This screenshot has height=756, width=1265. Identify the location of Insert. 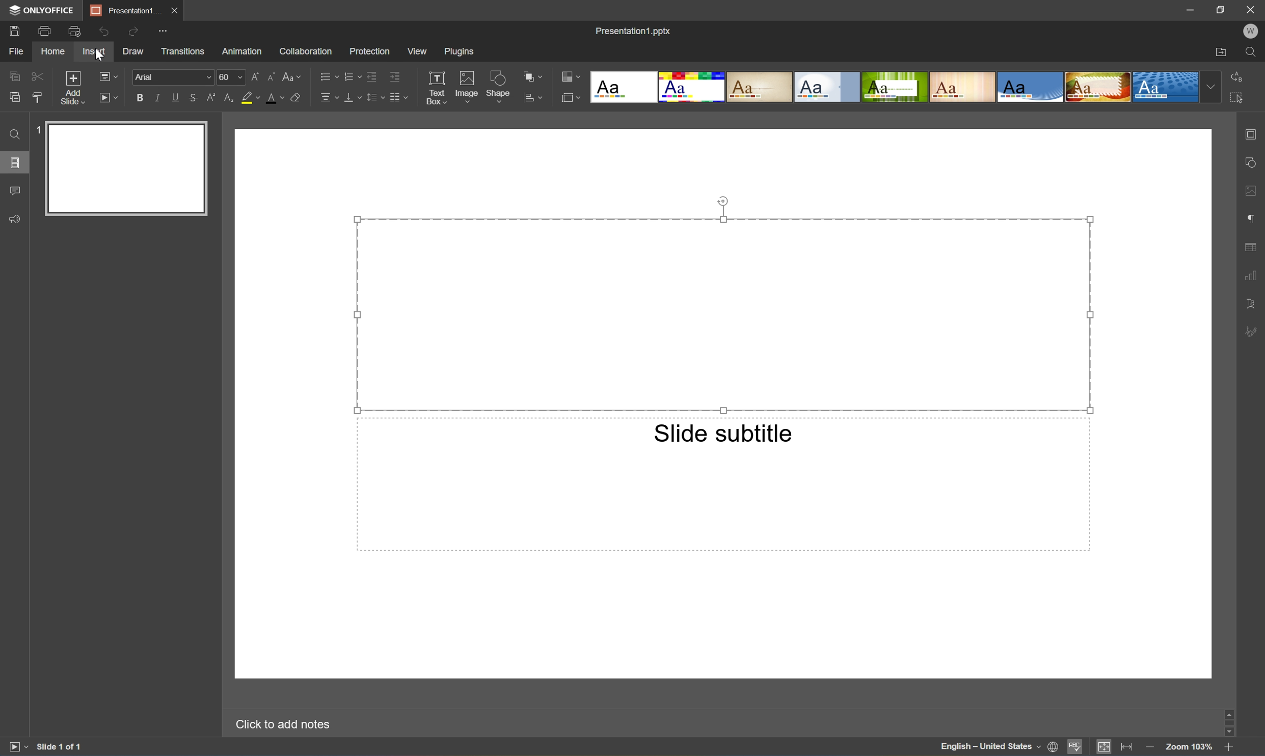
(95, 51).